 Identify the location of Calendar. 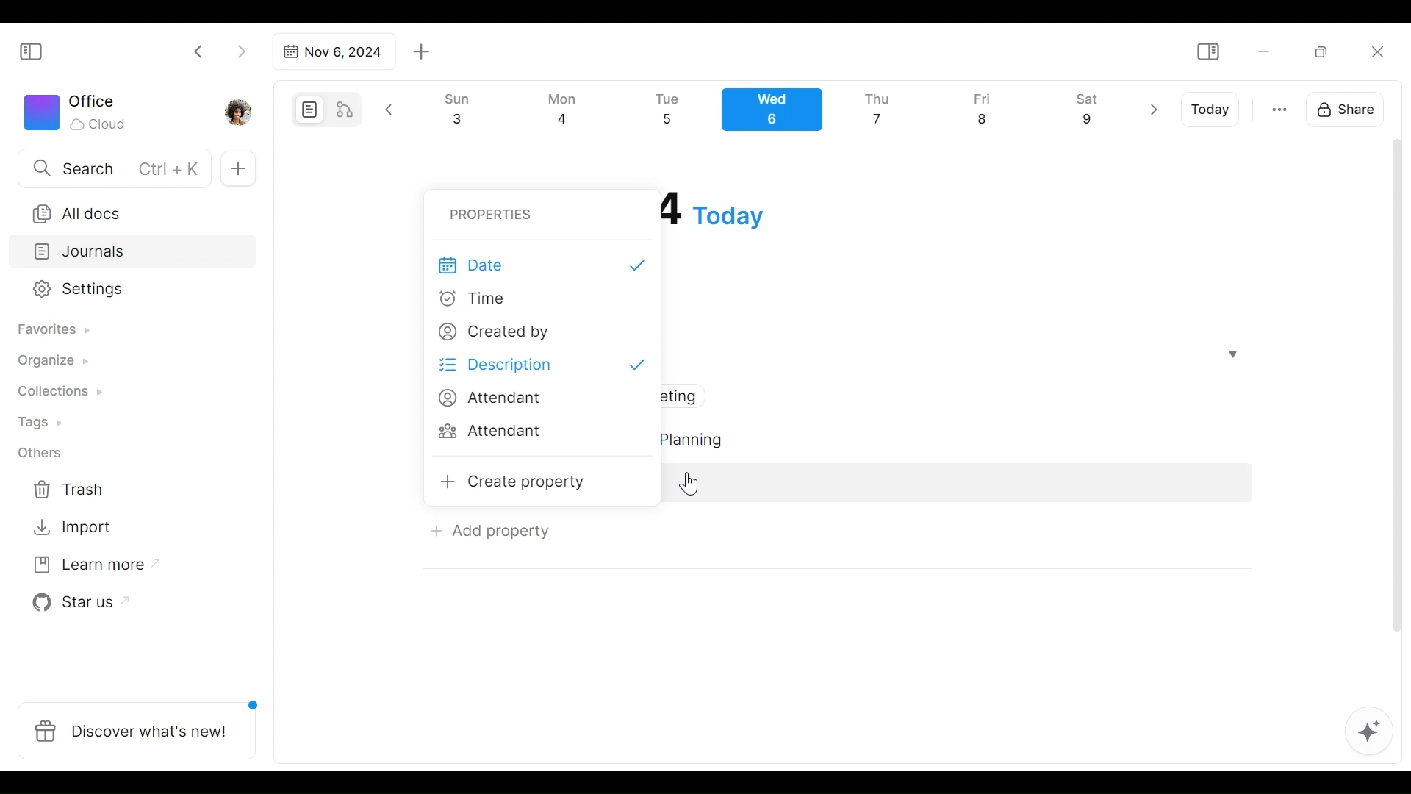
(778, 113).